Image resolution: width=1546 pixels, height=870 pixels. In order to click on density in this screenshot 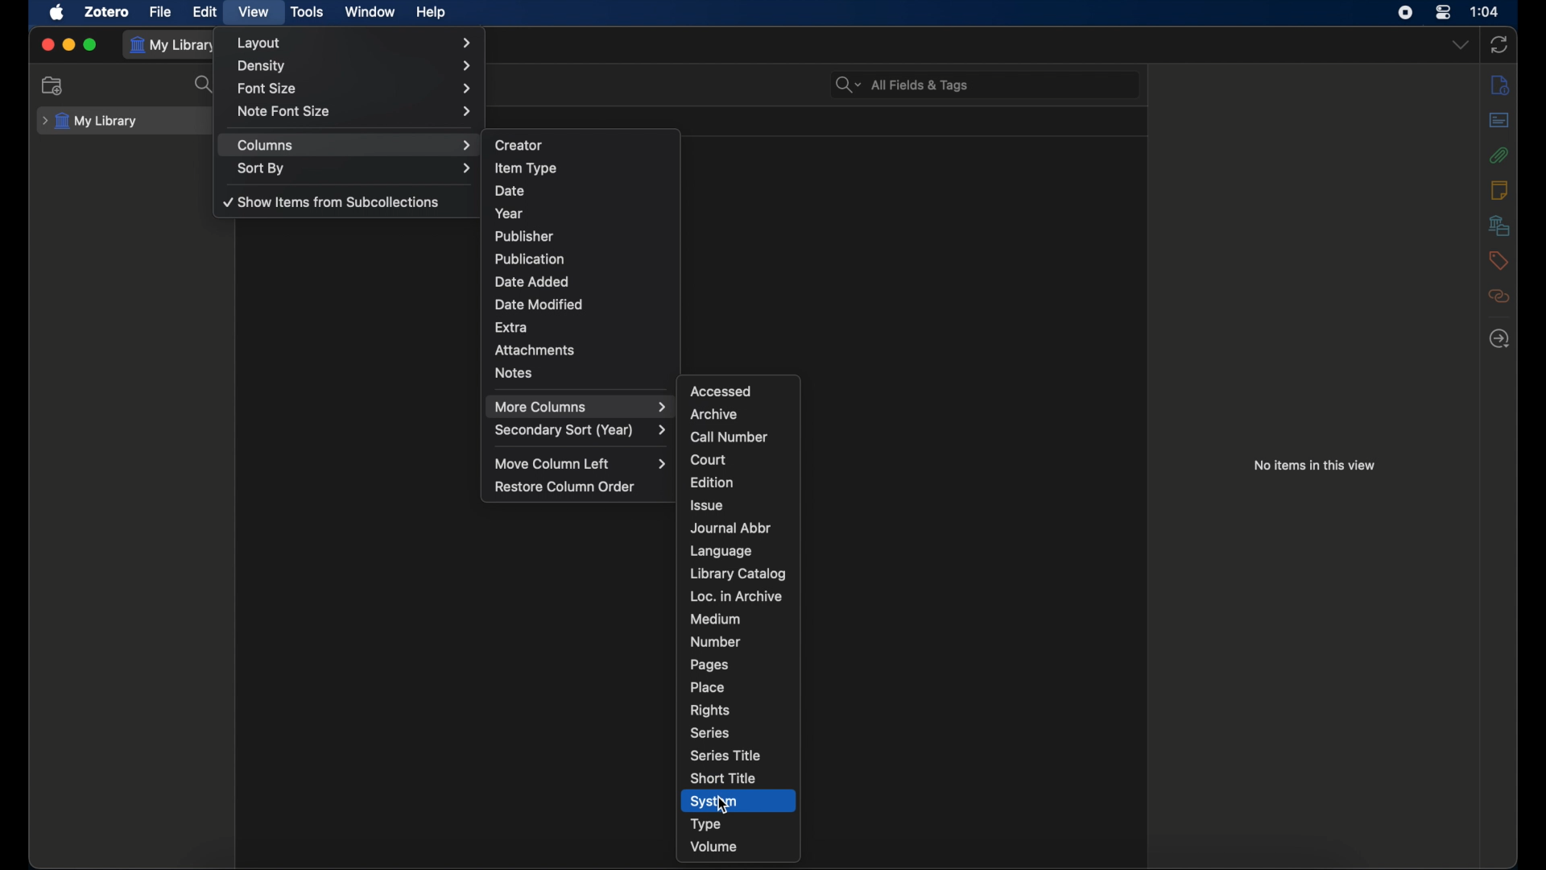, I will do `click(353, 66)`.